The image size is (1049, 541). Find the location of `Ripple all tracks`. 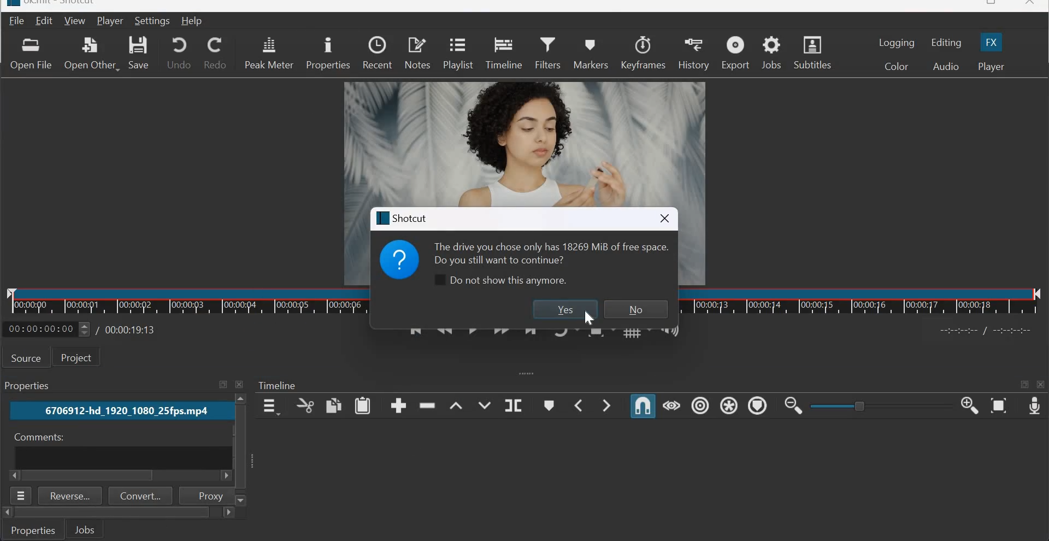

Ripple all tracks is located at coordinates (728, 405).